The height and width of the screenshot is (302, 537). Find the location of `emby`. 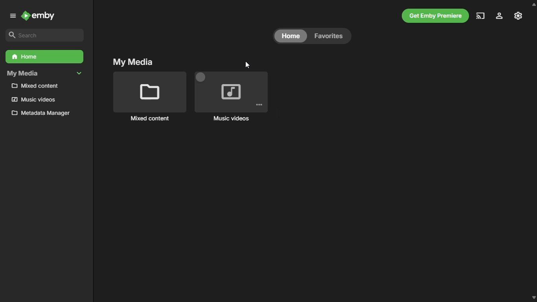

emby is located at coordinates (38, 16).